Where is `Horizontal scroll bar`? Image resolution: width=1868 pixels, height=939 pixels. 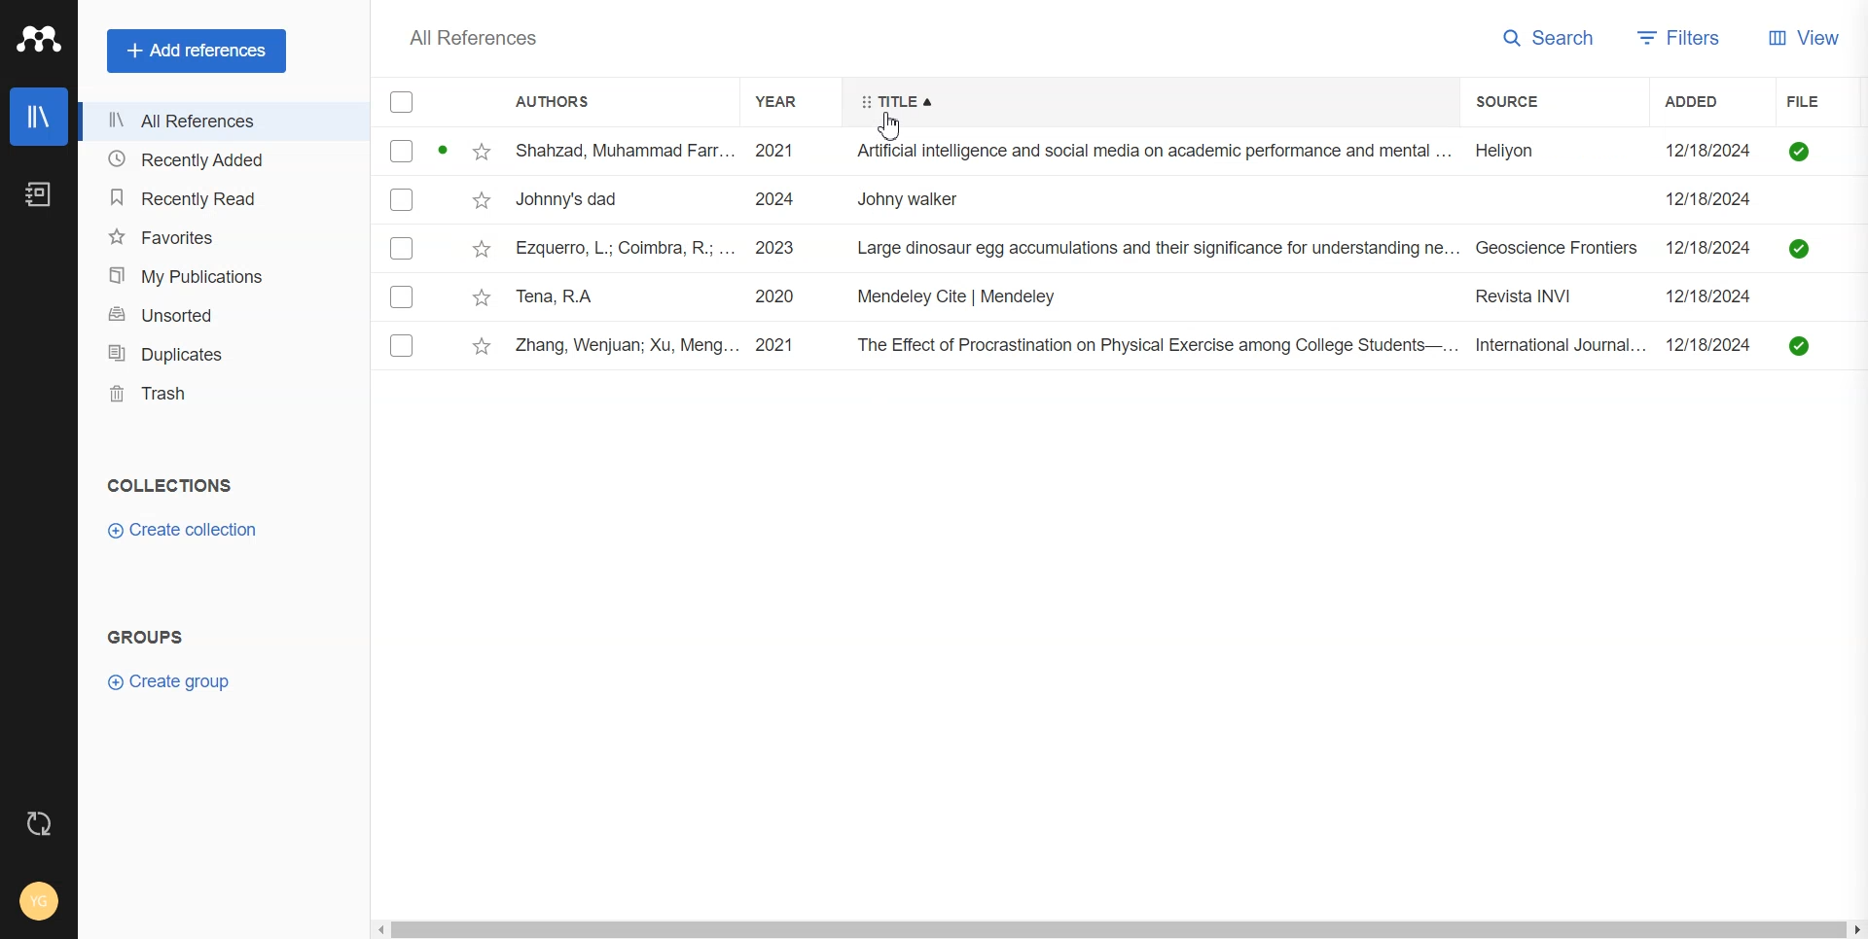
Horizontal scroll bar is located at coordinates (1116, 927).